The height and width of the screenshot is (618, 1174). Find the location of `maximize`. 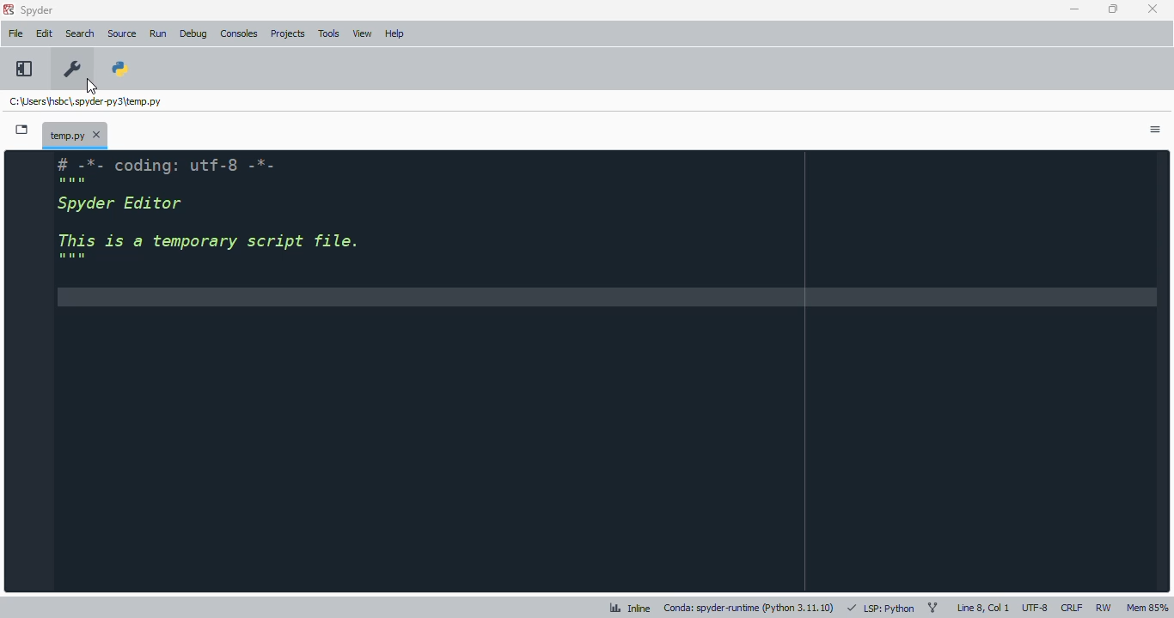

maximize is located at coordinates (1115, 9).